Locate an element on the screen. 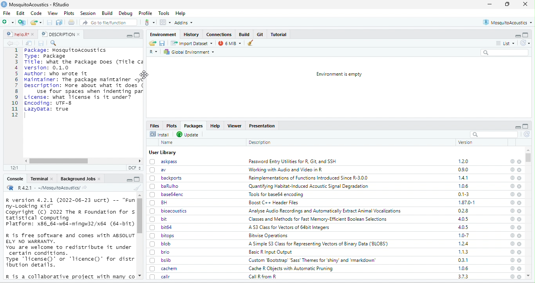 This screenshot has height=283, width=535. full screen is located at coordinates (526, 126).